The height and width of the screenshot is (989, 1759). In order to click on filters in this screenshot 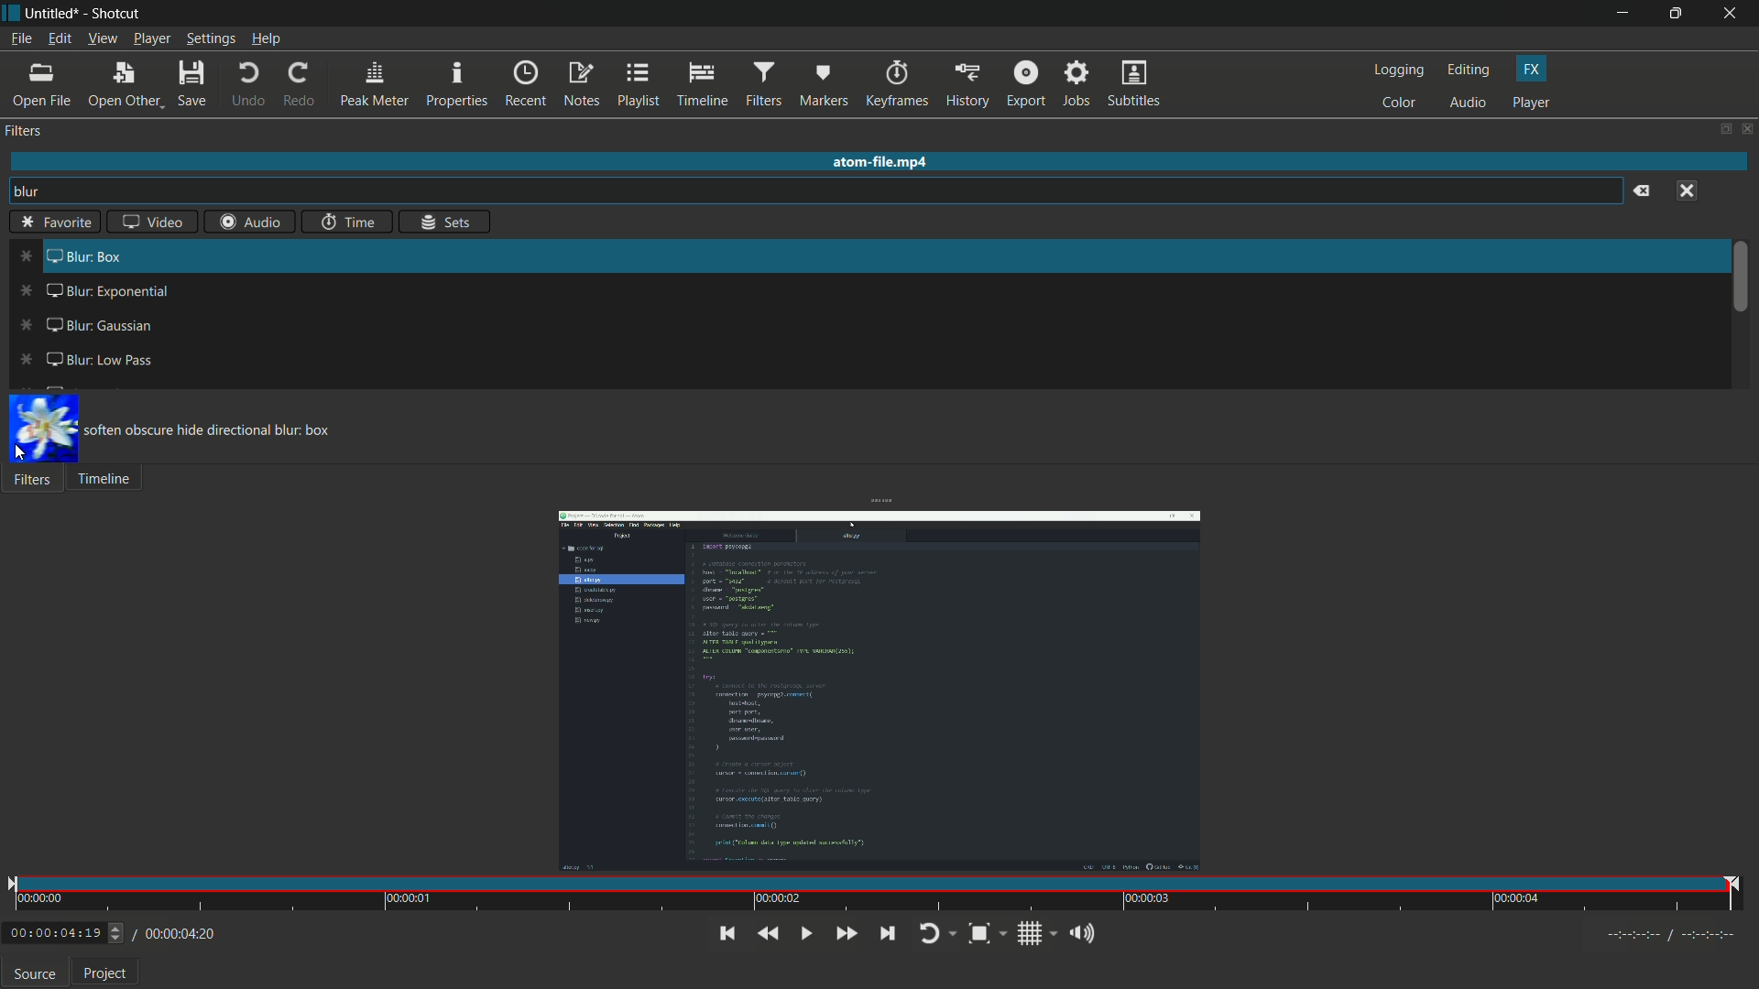, I will do `click(761, 85)`.